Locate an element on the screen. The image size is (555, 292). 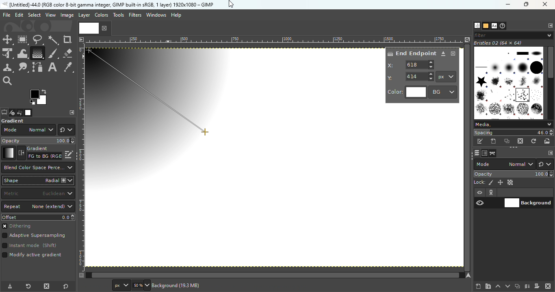
Layer is located at coordinates (84, 15).